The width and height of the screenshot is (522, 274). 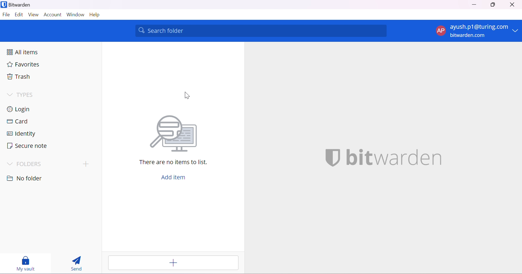 I want to click on Trash, so click(x=19, y=76).